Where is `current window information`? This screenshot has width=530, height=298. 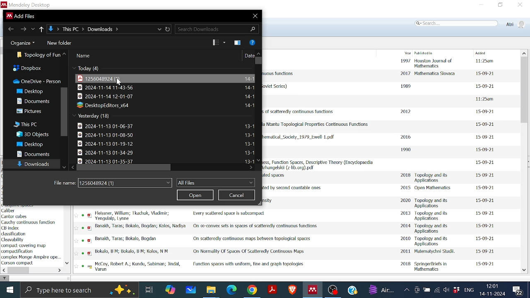
current window information is located at coordinates (22, 16).